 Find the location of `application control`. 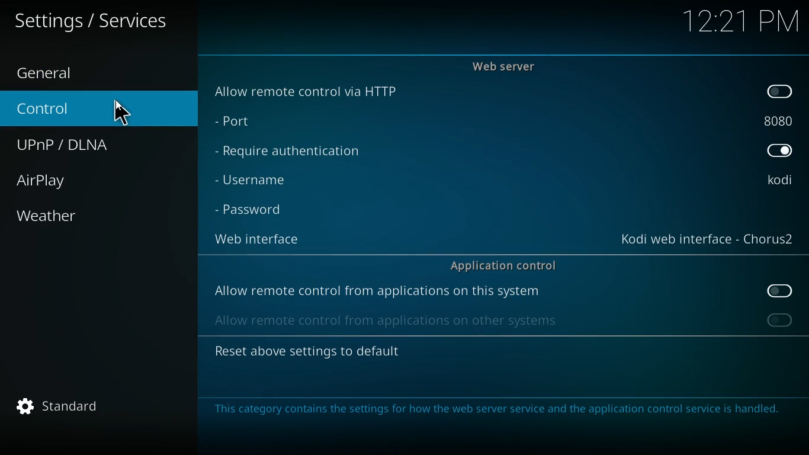

application control is located at coordinates (503, 265).